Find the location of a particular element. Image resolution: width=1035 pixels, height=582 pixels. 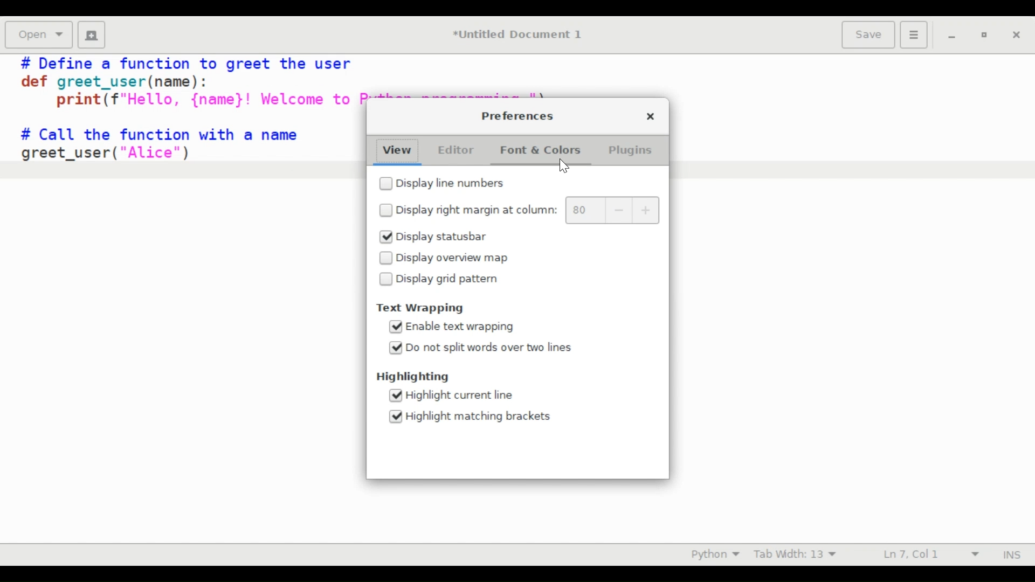

Code is located at coordinates (180, 124).